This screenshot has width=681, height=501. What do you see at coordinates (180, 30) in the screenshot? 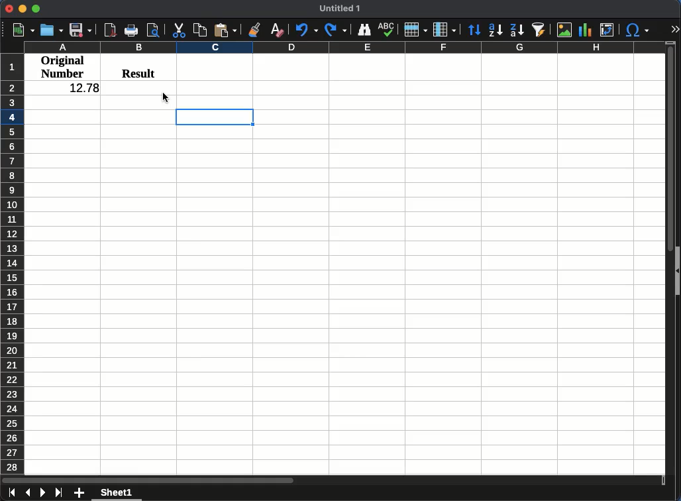
I see `cut` at bounding box center [180, 30].